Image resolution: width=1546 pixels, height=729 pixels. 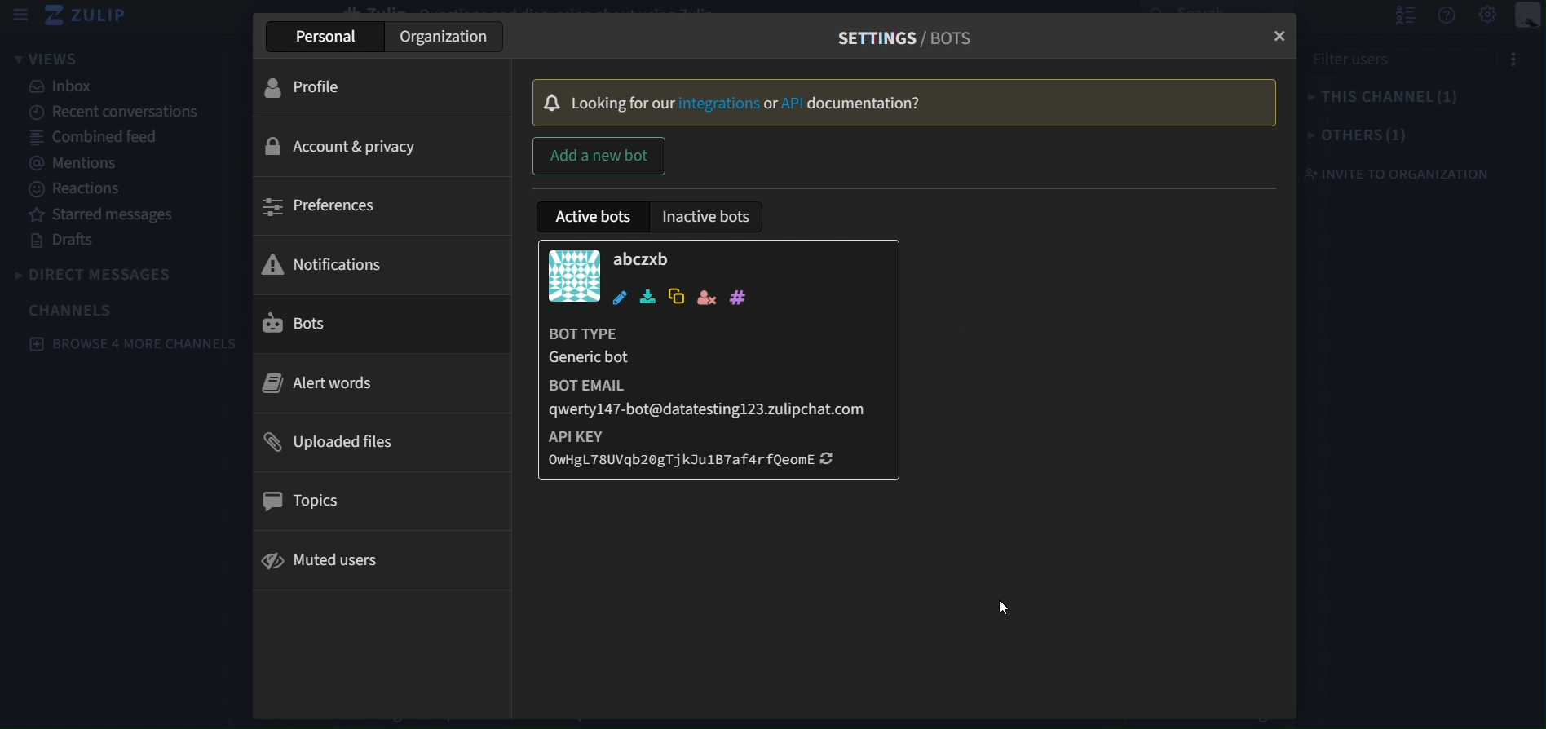 What do you see at coordinates (331, 37) in the screenshot?
I see `personal` at bounding box center [331, 37].